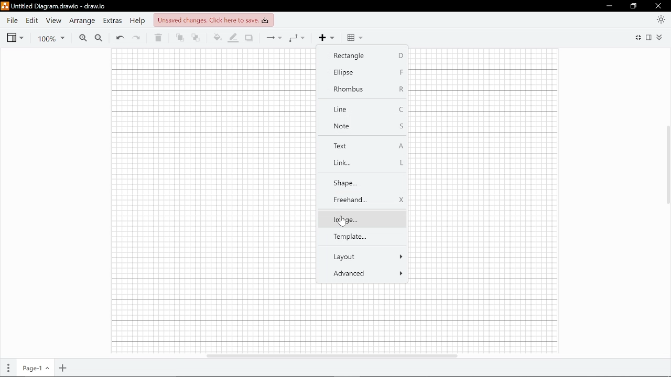 This screenshot has height=377, width=671. Describe the element at coordinates (232, 39) in the screenshot. I see `Fill line` at that location.